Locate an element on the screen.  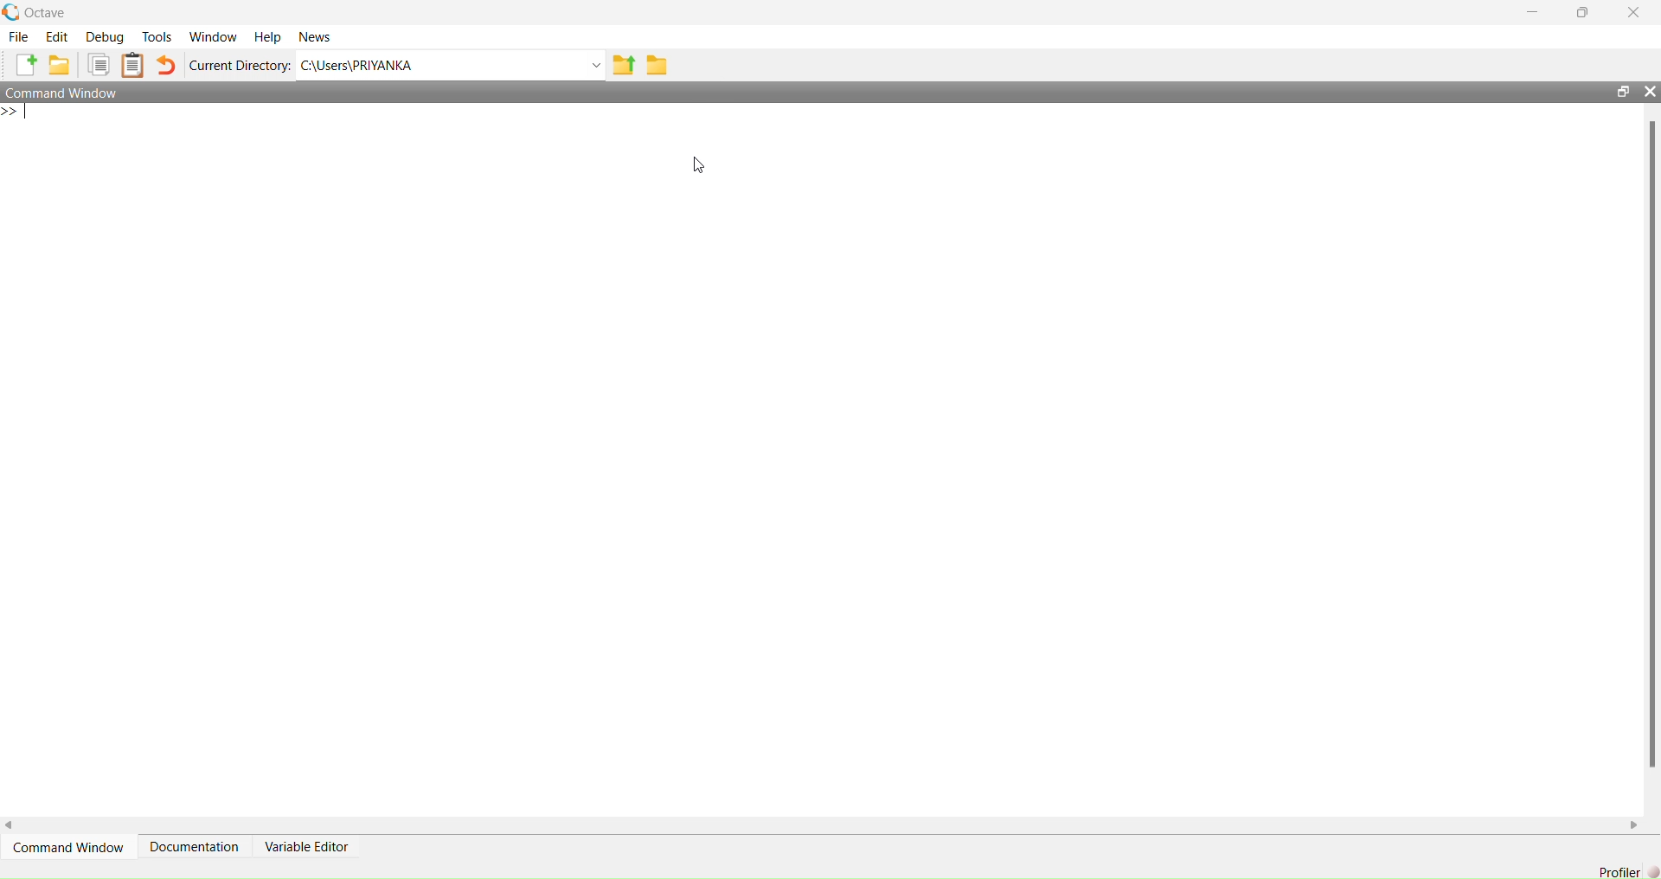
close is located at coordinates (1635, 12).